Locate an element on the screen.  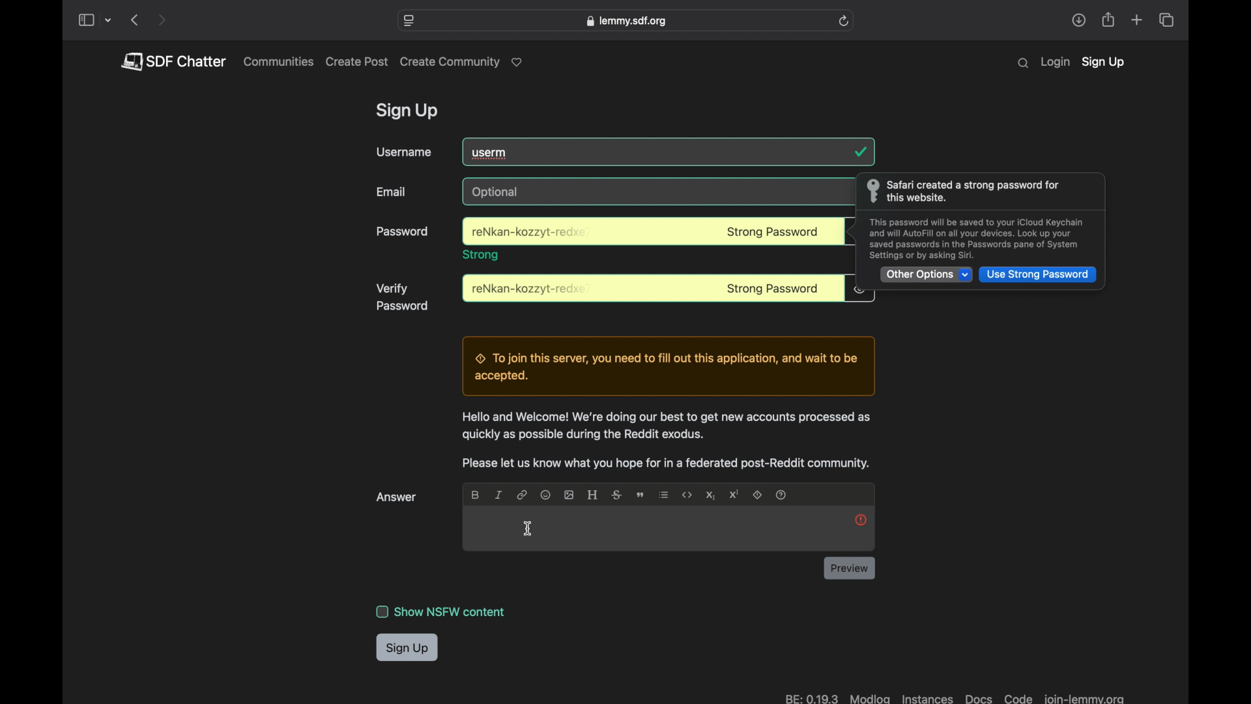
create post is located at coordinates (357, 62).